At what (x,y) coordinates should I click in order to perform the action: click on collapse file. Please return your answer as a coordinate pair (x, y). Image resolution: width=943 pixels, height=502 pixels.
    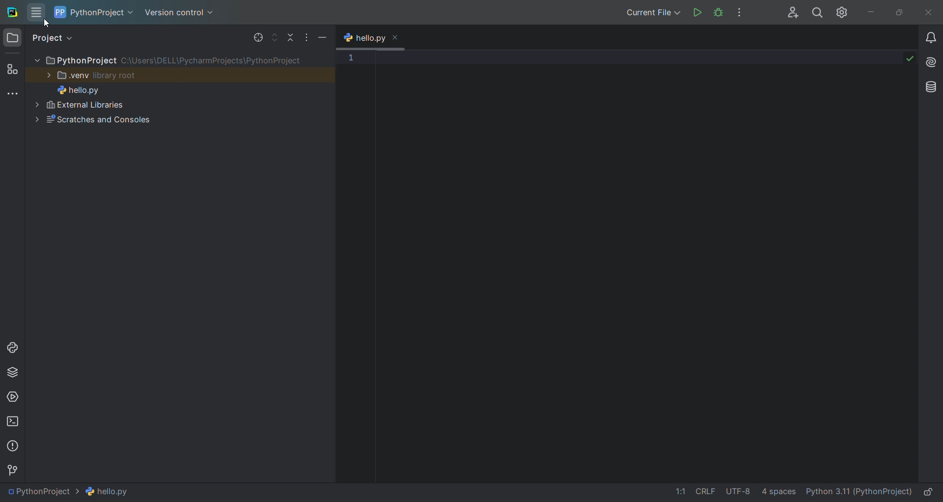
    Looking at the image, I should click on (290, 36).